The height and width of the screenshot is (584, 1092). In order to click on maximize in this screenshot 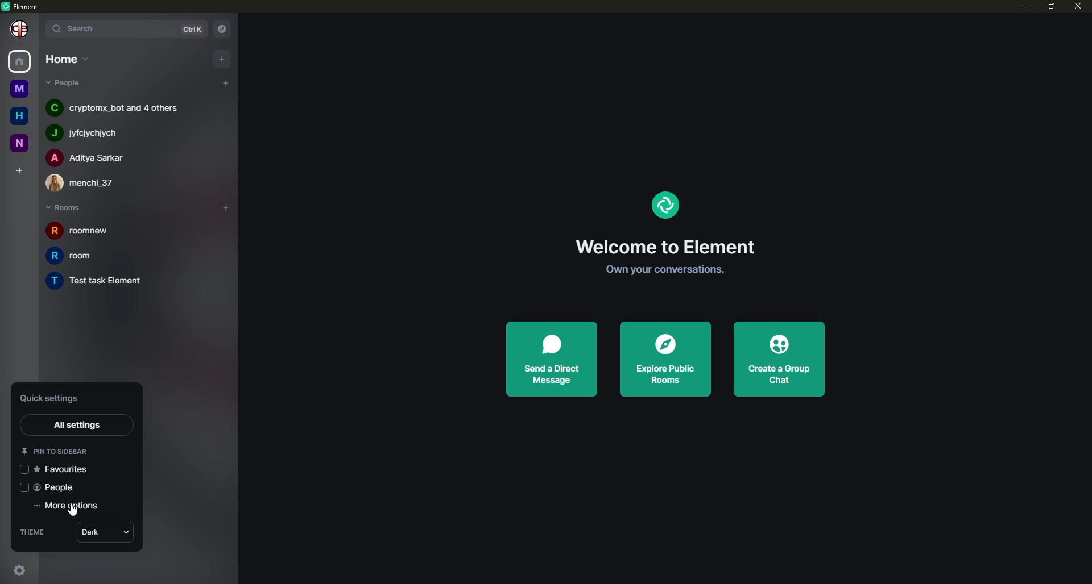, I will do `click(1051, 7)`.